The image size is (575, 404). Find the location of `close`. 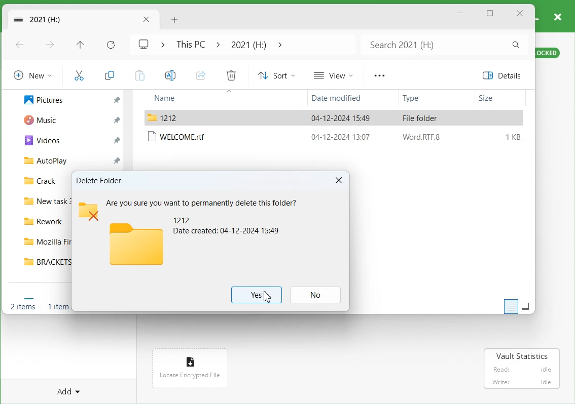

close is located at coordinates (558, 16).